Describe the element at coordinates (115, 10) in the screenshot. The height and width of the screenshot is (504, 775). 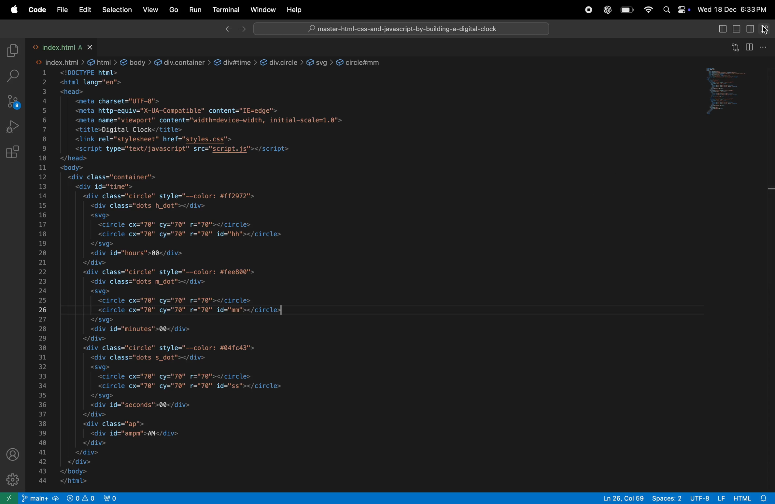
I see `selections` at that location.